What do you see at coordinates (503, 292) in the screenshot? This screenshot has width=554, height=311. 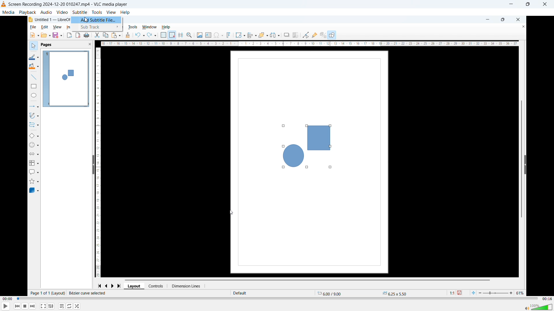 I see `zoom` at bounding box center [503, 292].